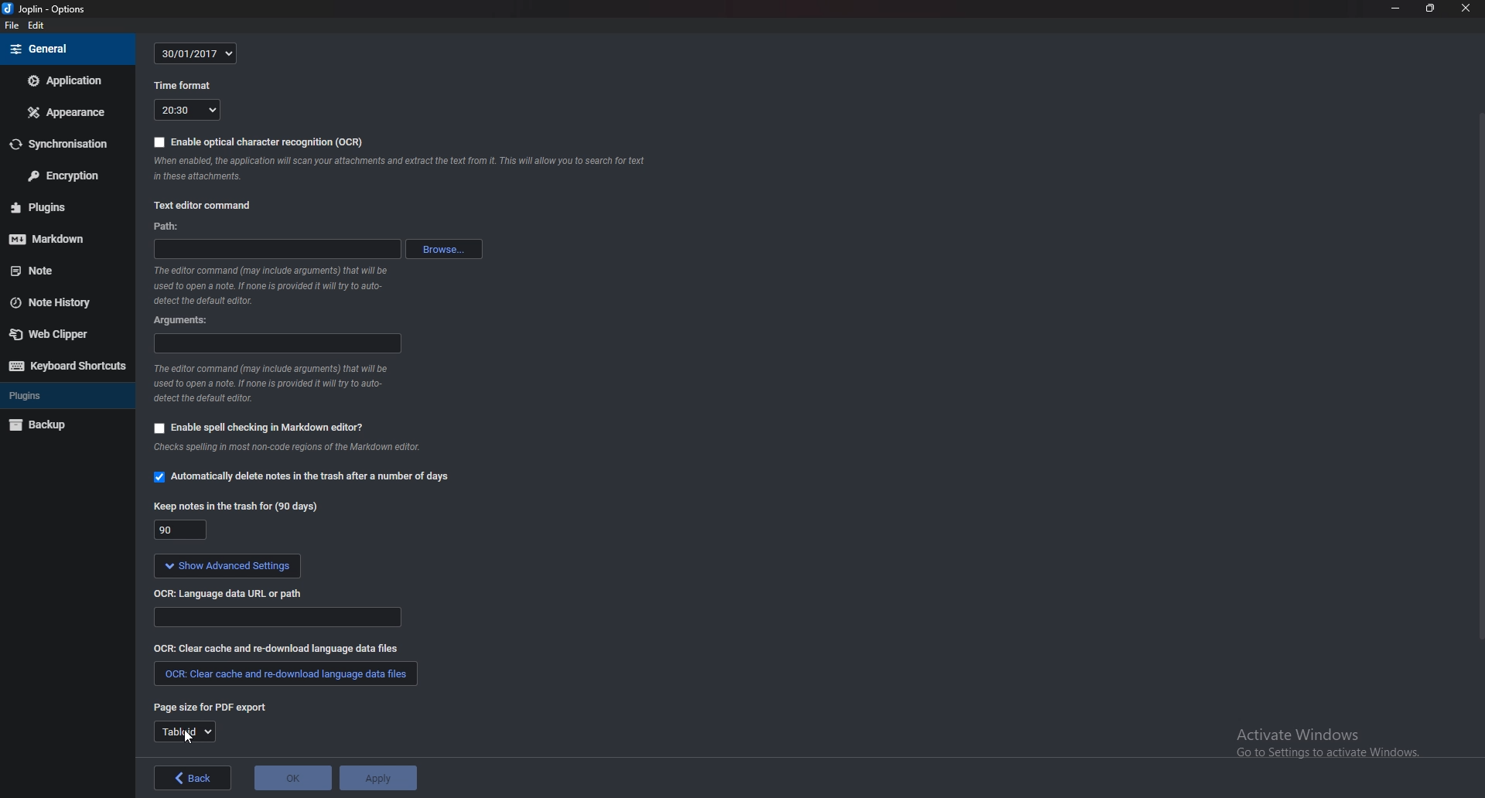 This screenshot has width=1485, height=798. I want to click on Keyboard shortcuts, so click(67, 366).